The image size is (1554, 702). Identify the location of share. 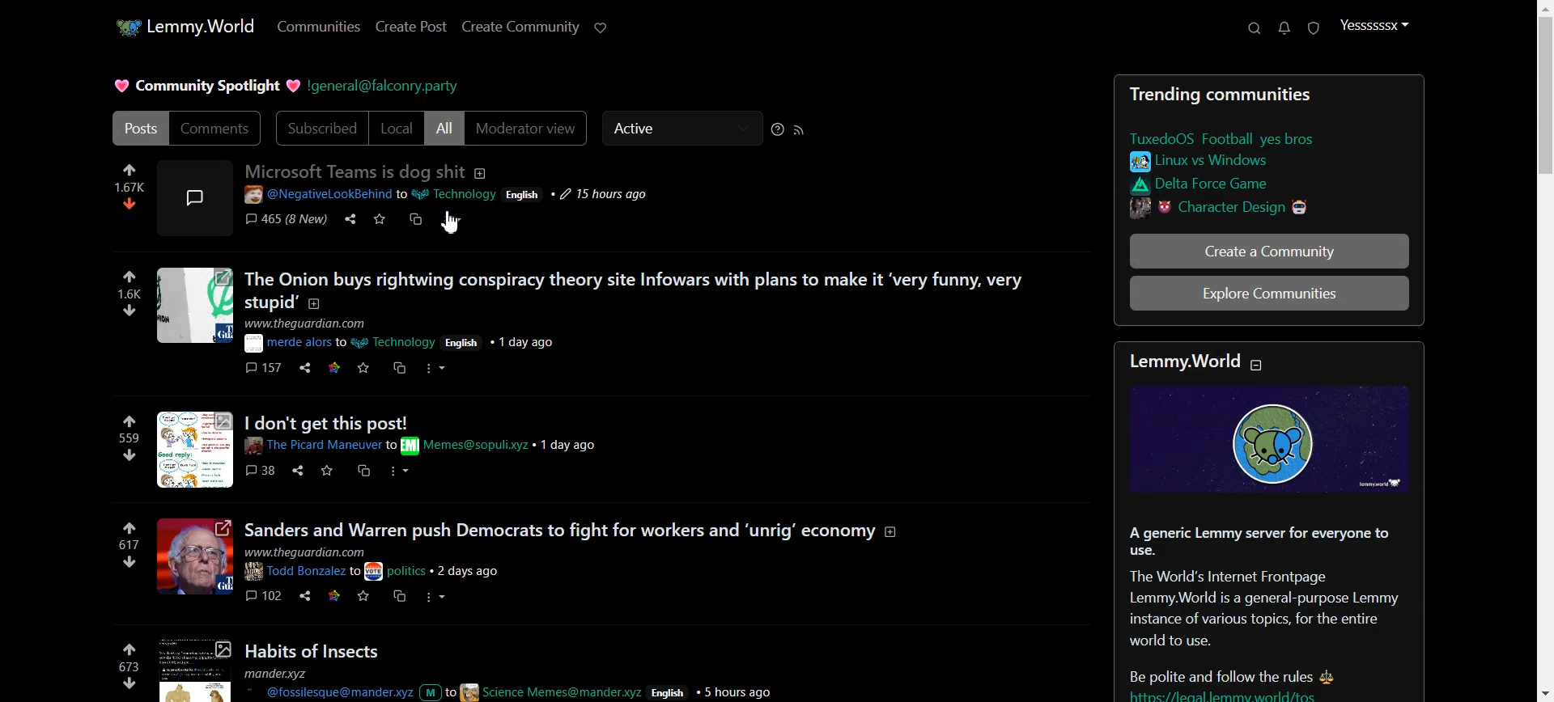
(305, 594).